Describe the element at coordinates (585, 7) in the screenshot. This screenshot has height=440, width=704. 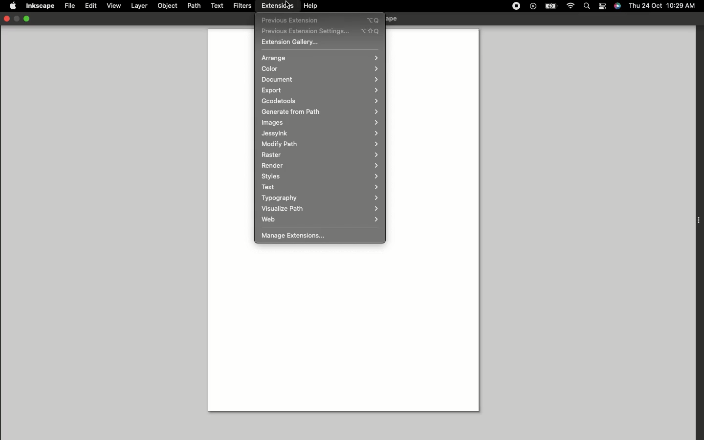
I see `Search` at that location.